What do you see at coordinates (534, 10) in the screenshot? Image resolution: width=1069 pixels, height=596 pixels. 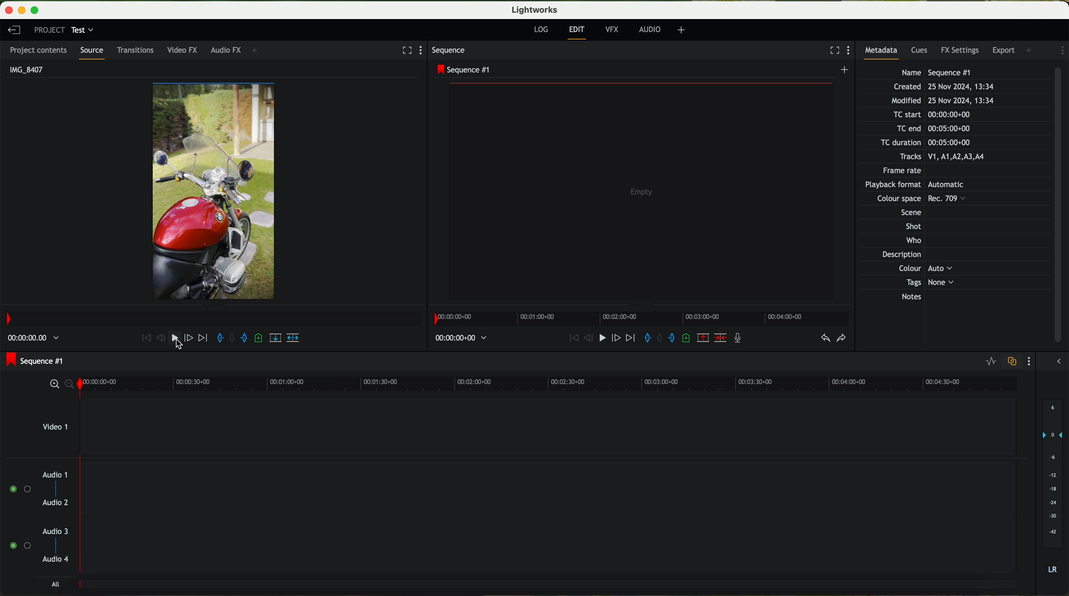 I see `Lightworks` at bounding box center [534, 10].